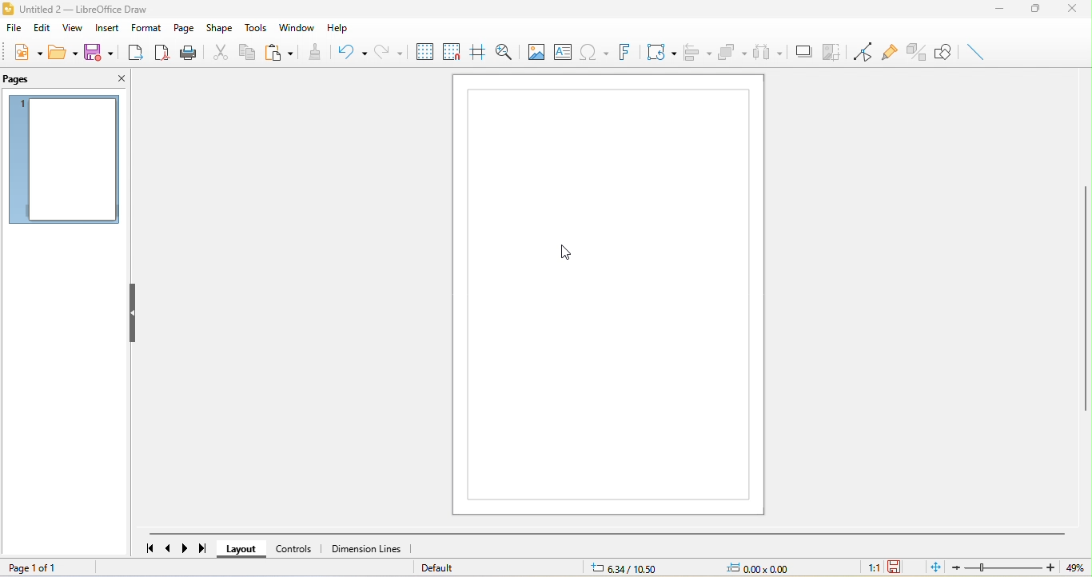  What do you see at coordinates (944, 50) in the screenshot?
I see `show draw function` at bounding box center [944, 50].